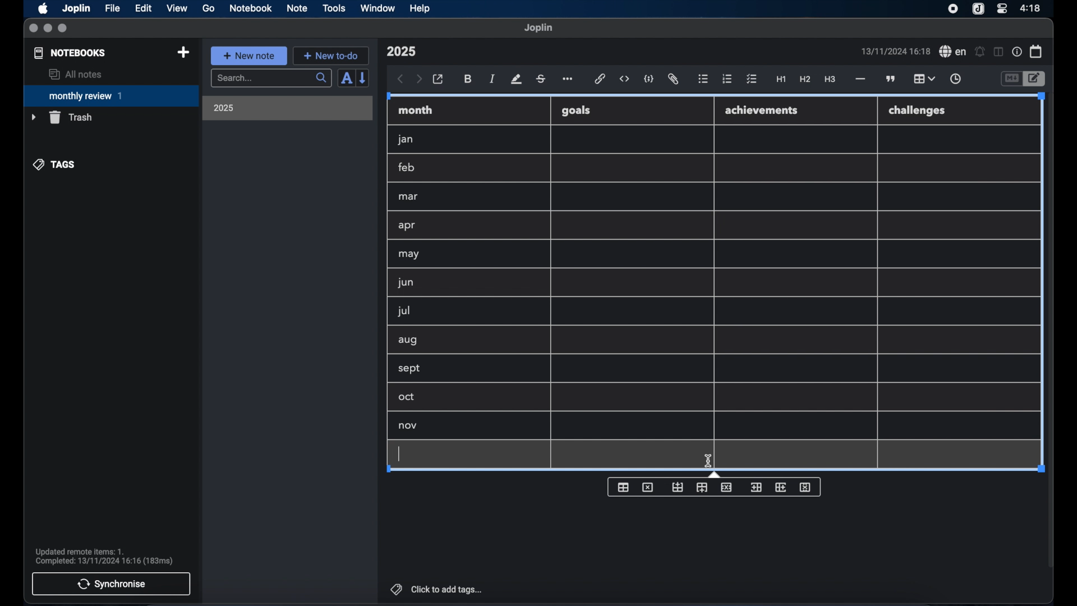  What do you see at coordinates (783, 486) in the screenshot?
I see `insert column after` at bounding box center [783, 486].